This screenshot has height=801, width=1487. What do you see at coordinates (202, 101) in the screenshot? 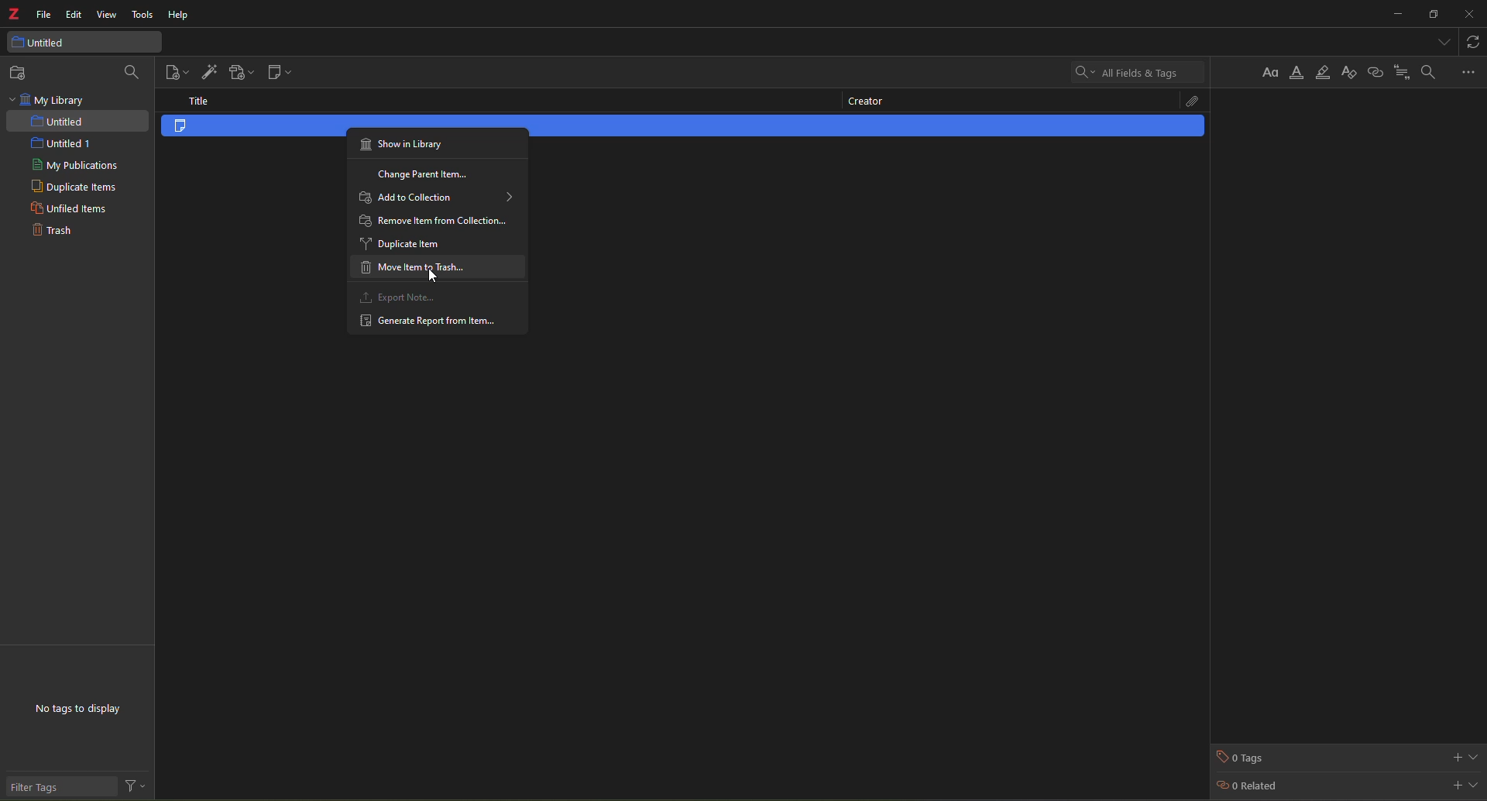
I see `title` at bounding box center [202, 101].